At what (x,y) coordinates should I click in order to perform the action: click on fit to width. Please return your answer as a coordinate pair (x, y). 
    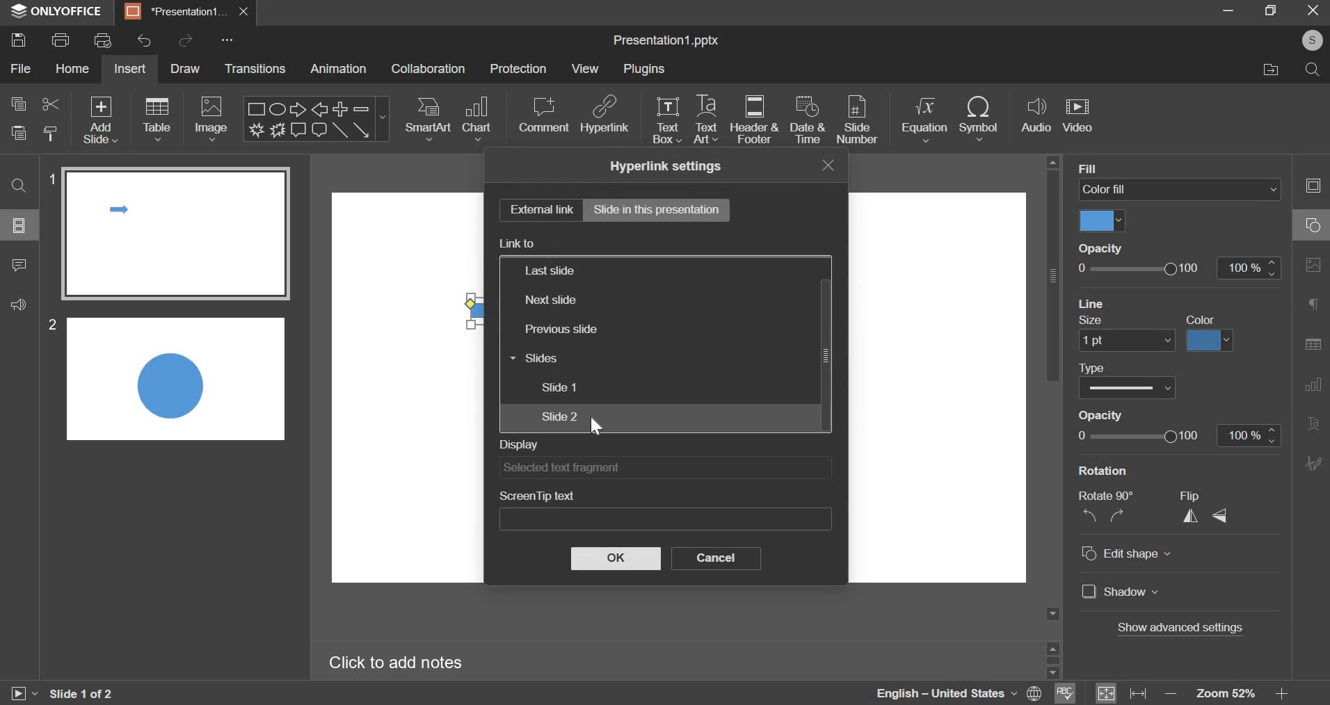
    Looking at the image, I should click on (1139, 694).